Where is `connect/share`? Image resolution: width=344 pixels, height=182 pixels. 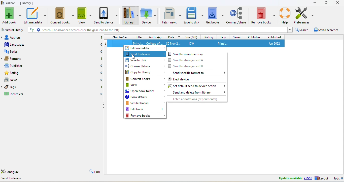 connect/share is located at coordinates (237, 15).